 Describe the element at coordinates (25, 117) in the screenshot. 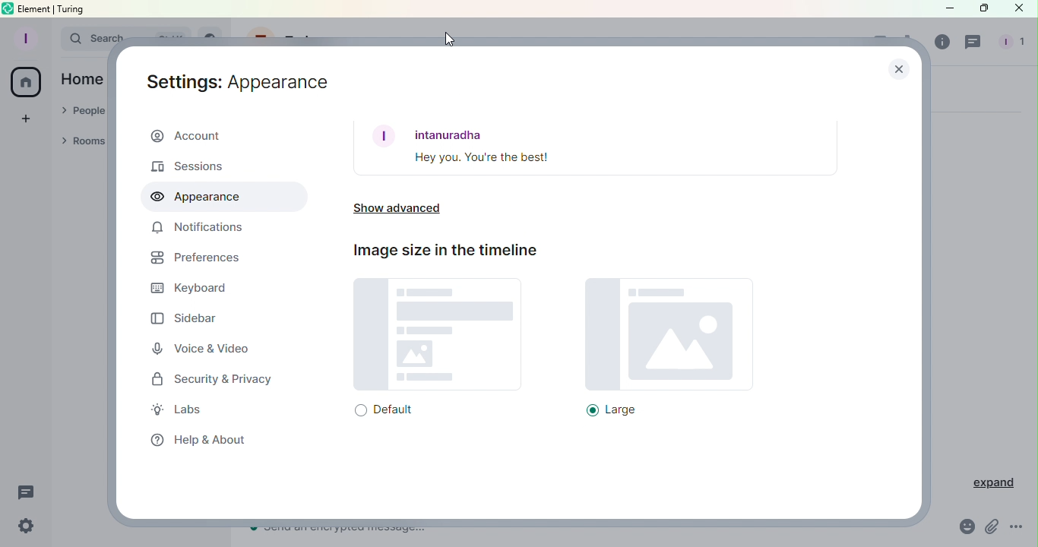

I see `Create a space` at that location.